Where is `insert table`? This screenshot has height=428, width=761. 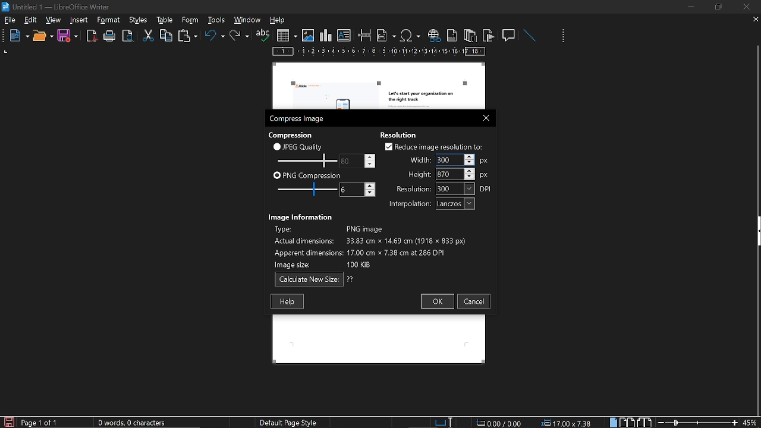
insert table is located at coordinates (287, 36).